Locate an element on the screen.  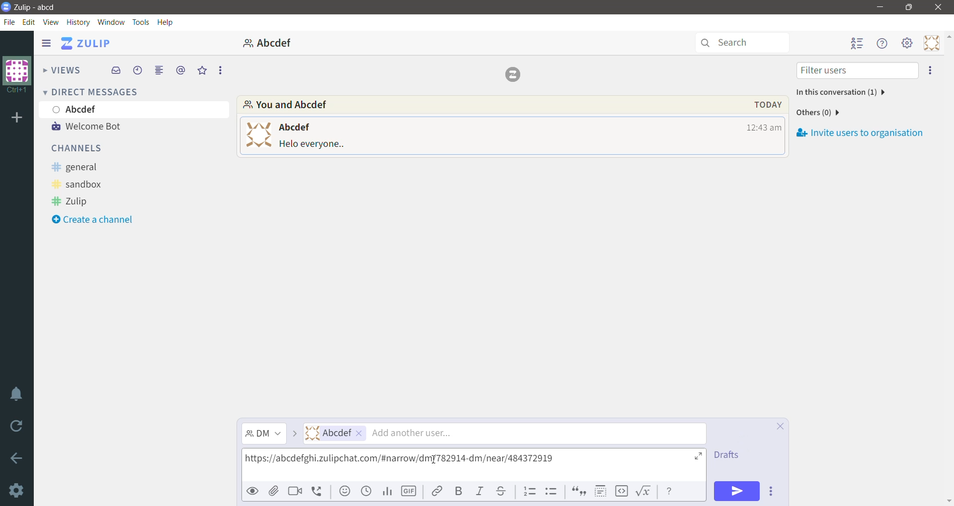
Number of other users is located at coordinates (818, 113).